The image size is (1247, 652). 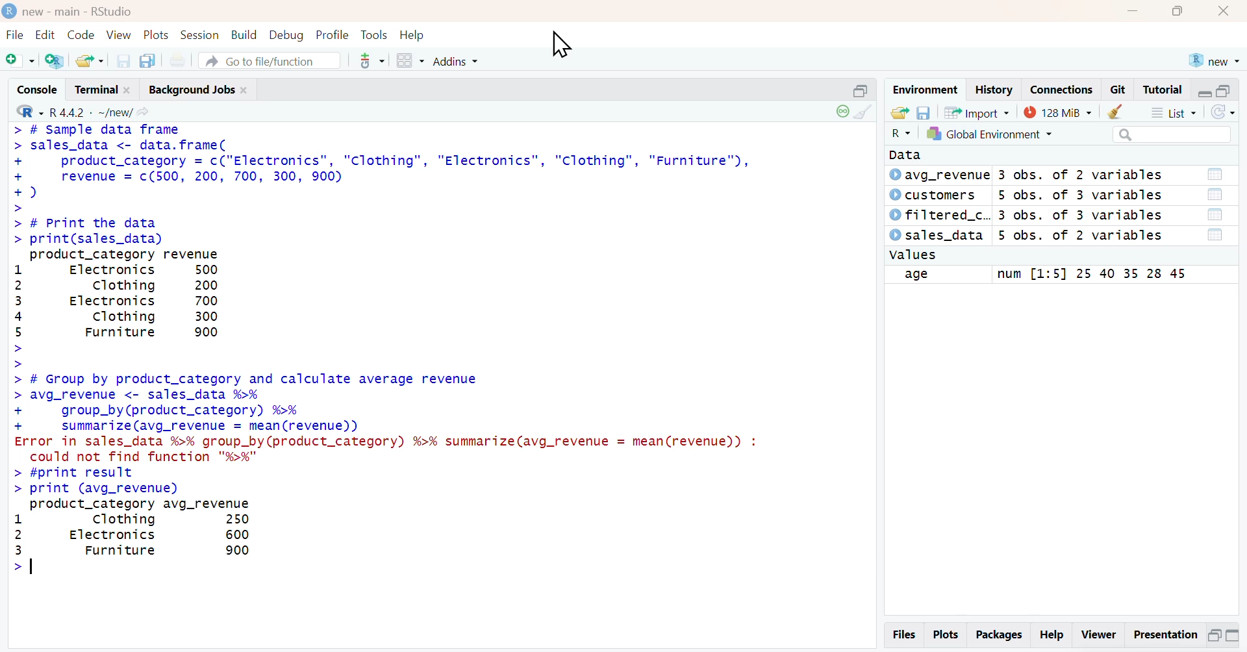 I want to click on field name, so click(x=937, y=275).